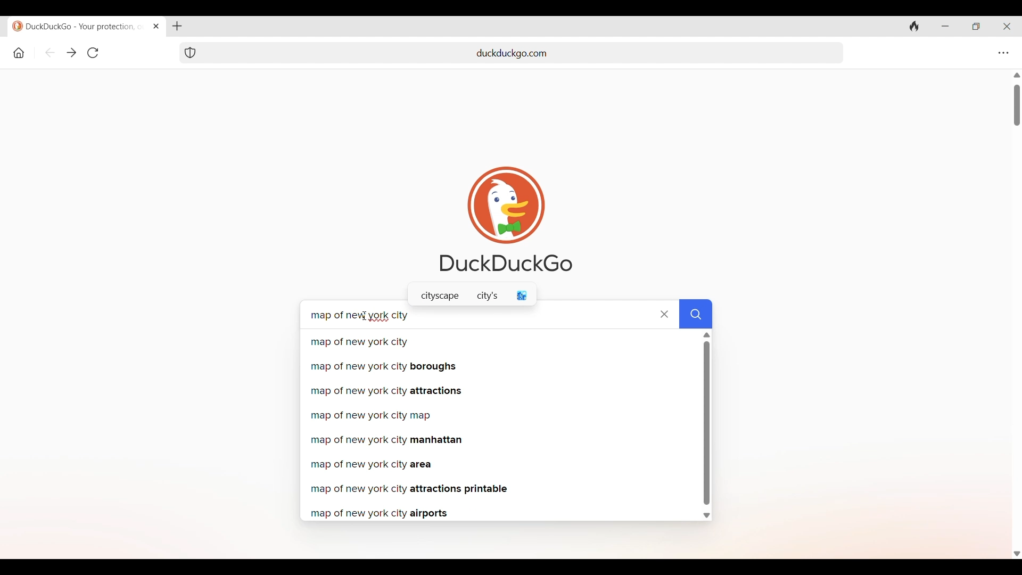 This screenshot has height=575, width=1022. What do you see at coordinates (506, 206) in the screenshot?
I see `Browser logo` at bounding box center [506, 206].